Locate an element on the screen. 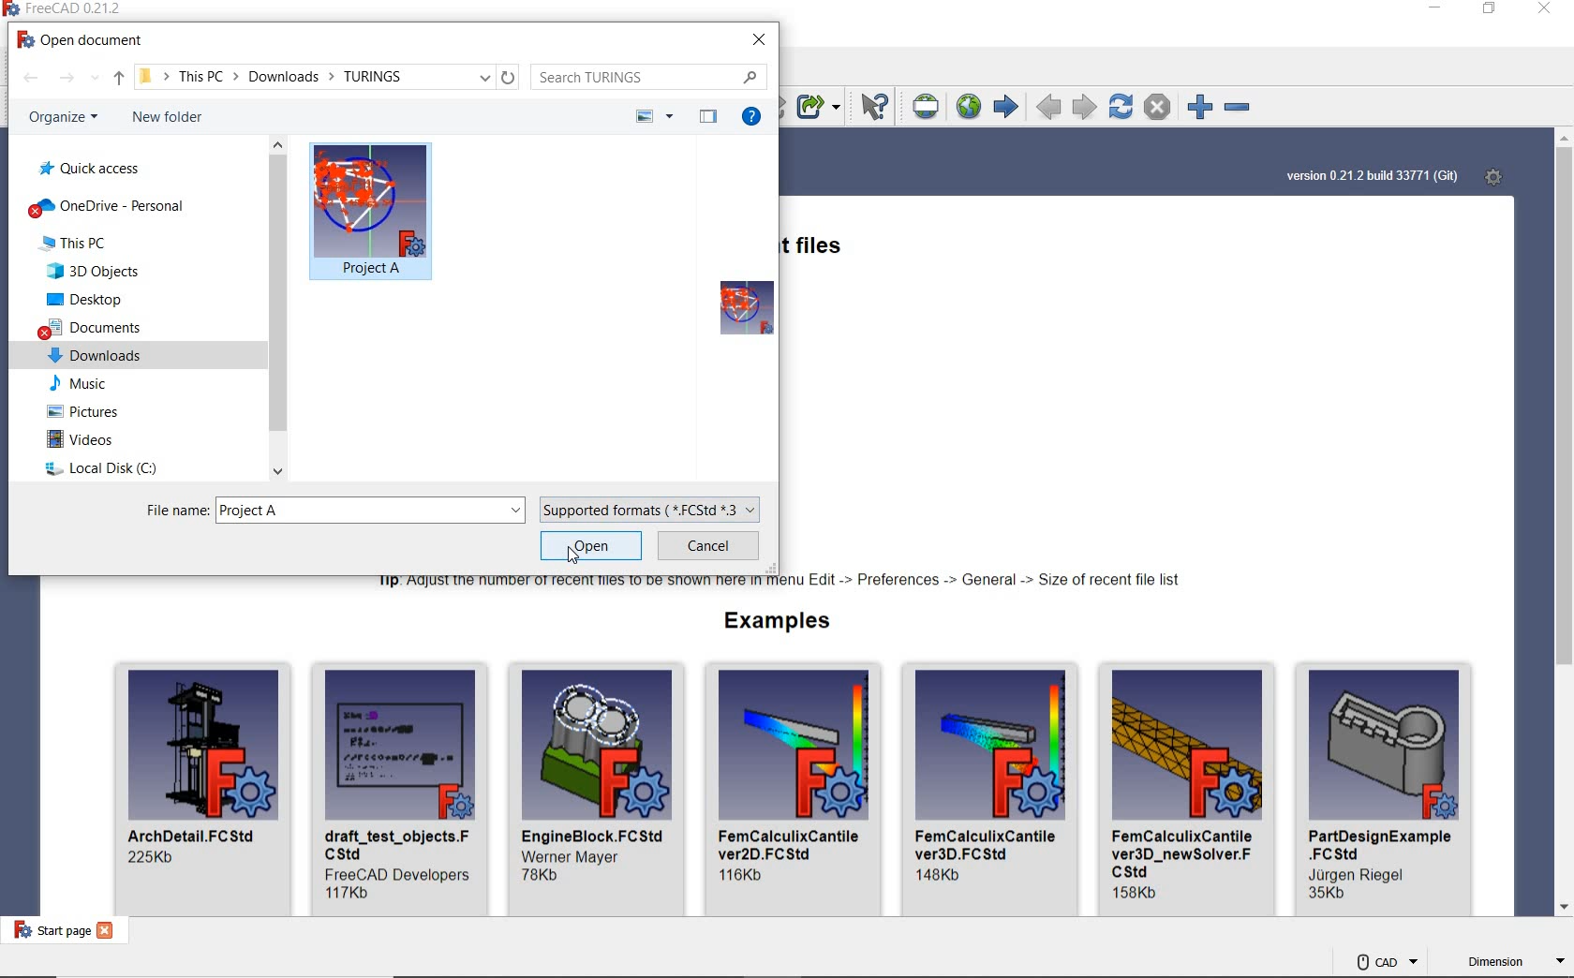 This screenshot has height=978, width=1574. SELECT A FILE TO PREVIEW is located at coordinates (735, 309).